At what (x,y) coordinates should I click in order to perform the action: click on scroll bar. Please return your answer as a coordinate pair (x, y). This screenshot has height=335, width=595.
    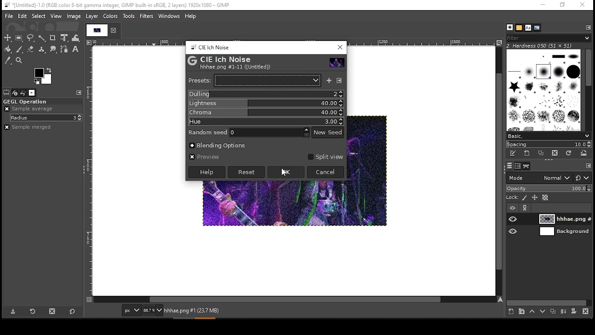
    Looking at the image, I should click on (588, 90).